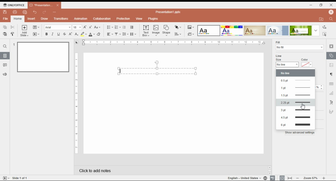  I want to click on view, so click(139, 19).